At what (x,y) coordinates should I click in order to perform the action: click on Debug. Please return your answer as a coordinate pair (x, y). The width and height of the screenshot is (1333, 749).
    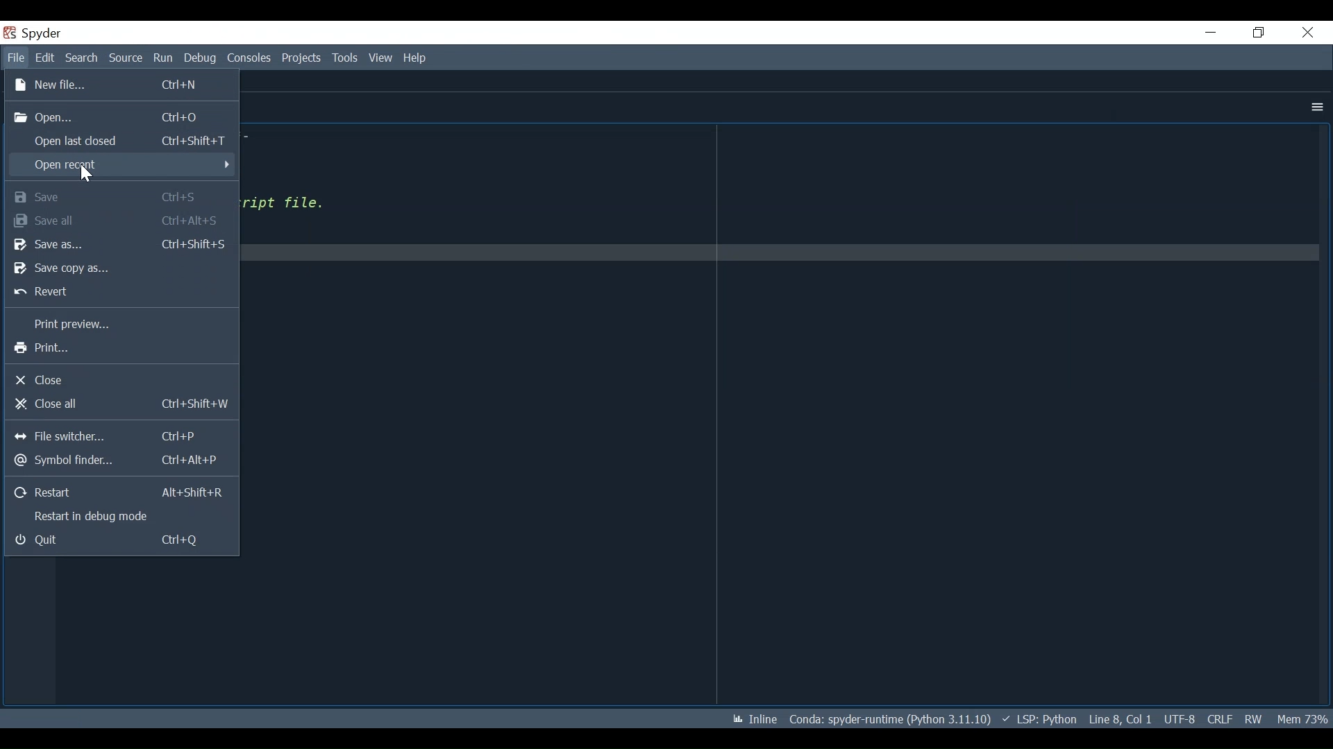
    Looking at the image, I should click on (201, 59).